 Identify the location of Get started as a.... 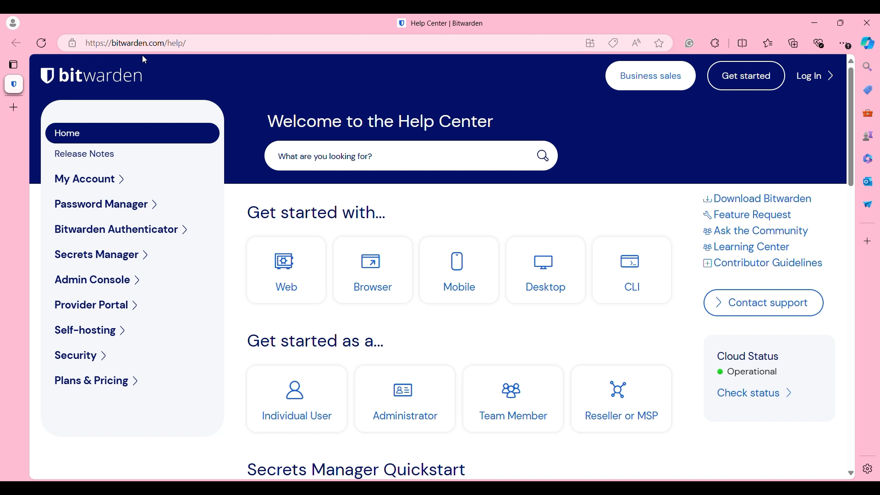
(316, 341).